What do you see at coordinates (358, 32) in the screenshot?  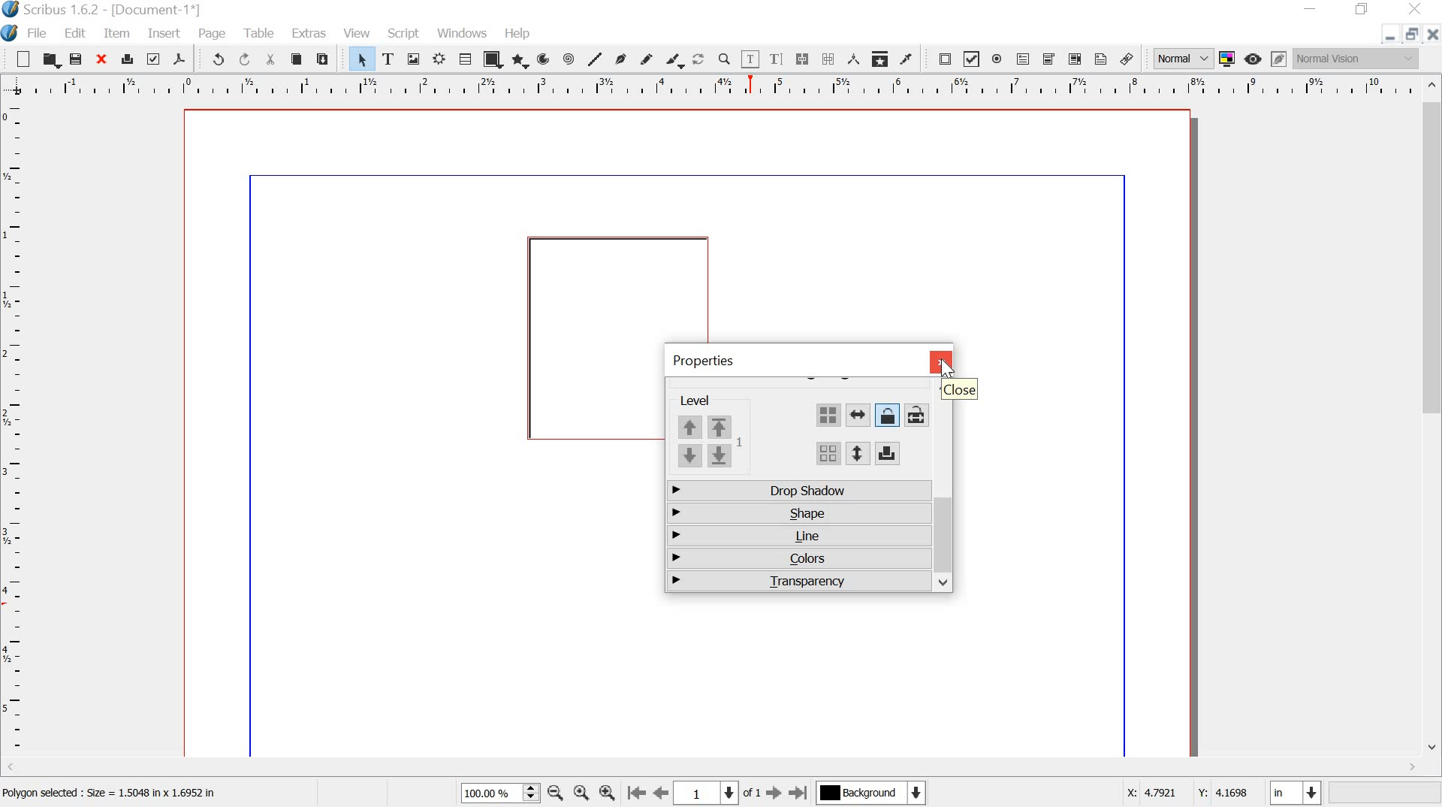 I see `view` at bounding box center [358, 32].